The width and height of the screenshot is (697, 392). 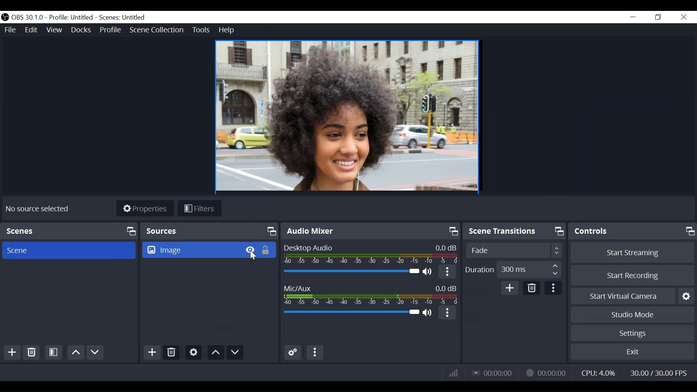 I want to click on Delete, so click(x=532, y=287).